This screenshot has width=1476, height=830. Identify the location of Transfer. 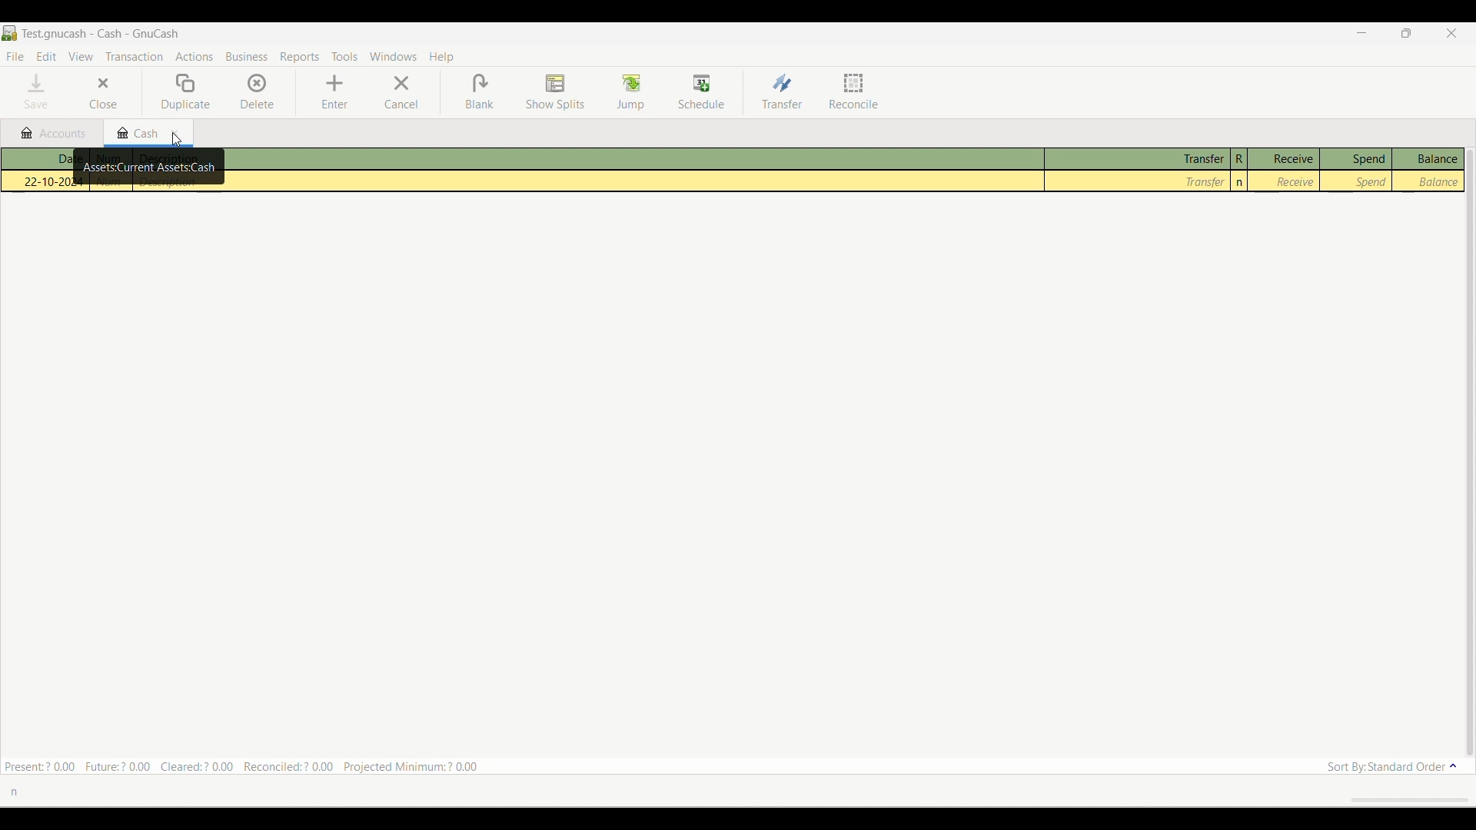
(1138, 160).